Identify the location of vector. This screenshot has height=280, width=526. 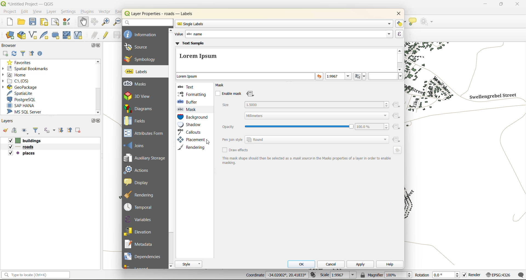
(106, 12).